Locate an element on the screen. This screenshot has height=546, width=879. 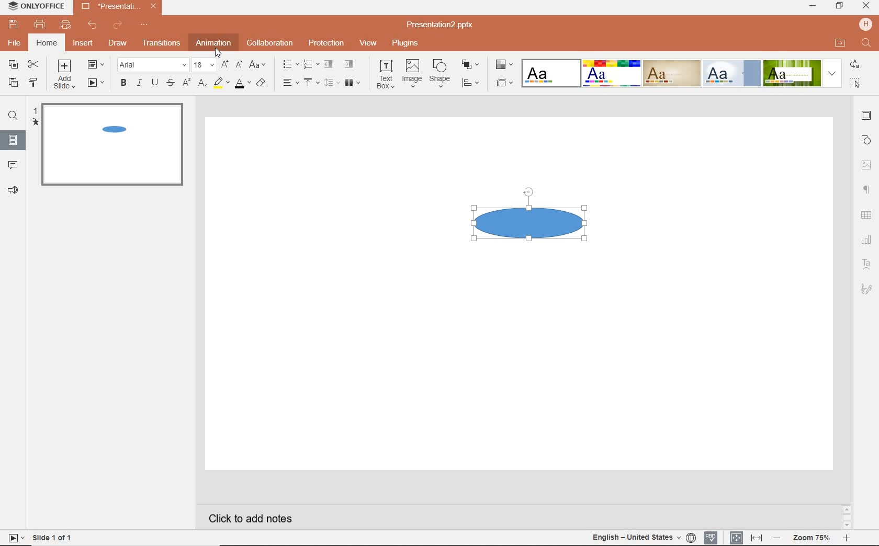
quick print is located at coordinates (67, 26).